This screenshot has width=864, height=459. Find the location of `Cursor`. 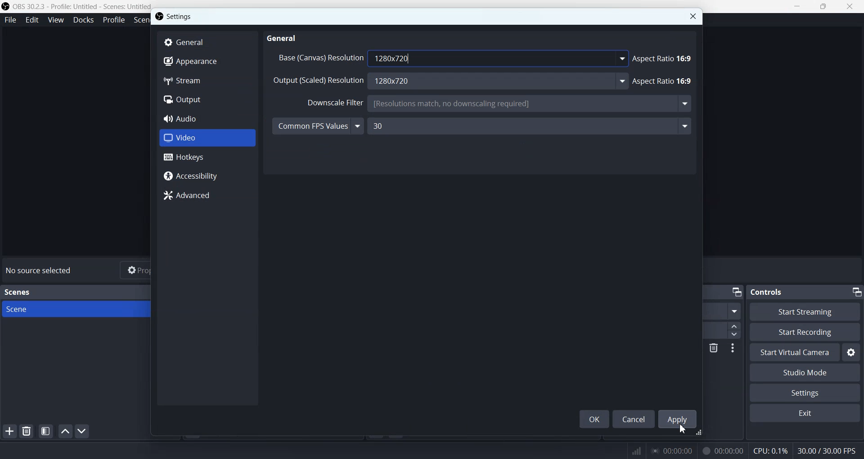

Cursor is located at coordinates (683, 428).